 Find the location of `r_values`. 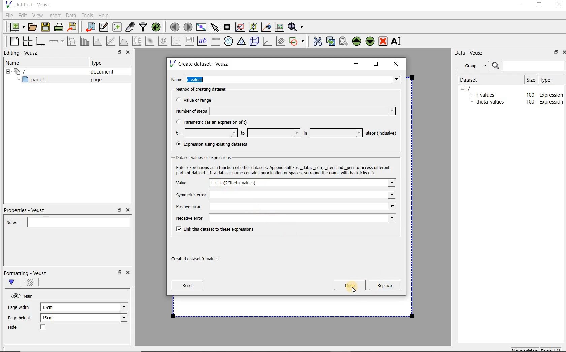

r_values is located at coordinates (293, 79).